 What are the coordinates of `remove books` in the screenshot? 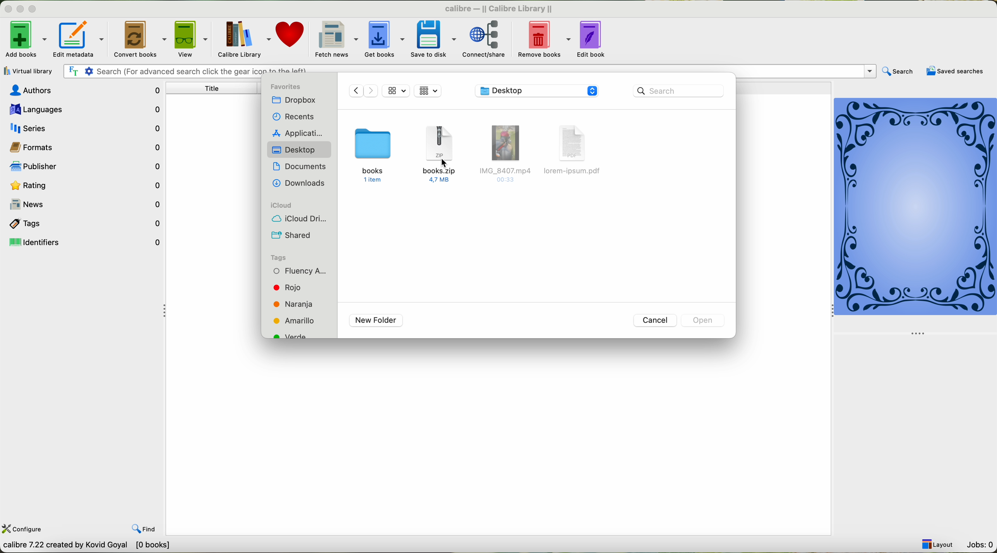 It's located at (545, 39).